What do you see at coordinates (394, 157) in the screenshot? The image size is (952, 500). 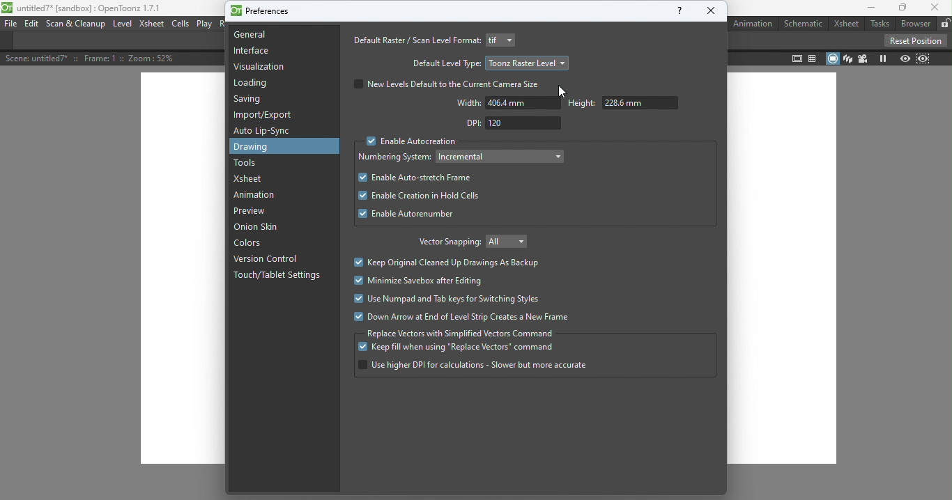 I see `Numbering system` at bounding box center [394, 157].